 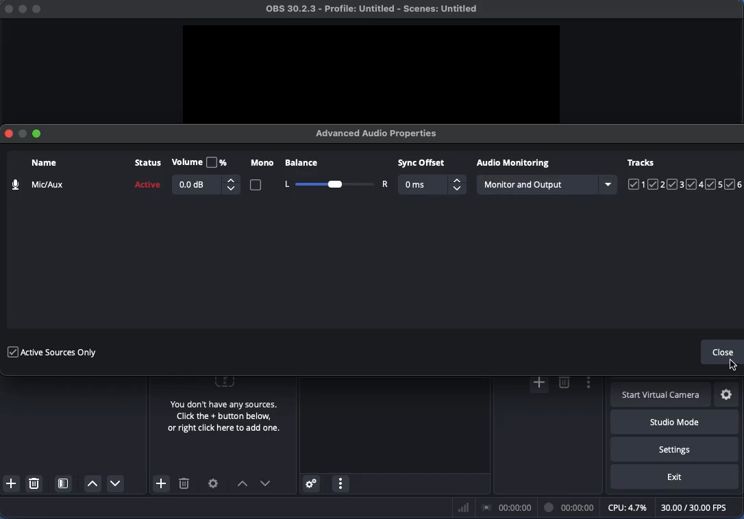 I want to click on Exit, so click(x=675, y=477).